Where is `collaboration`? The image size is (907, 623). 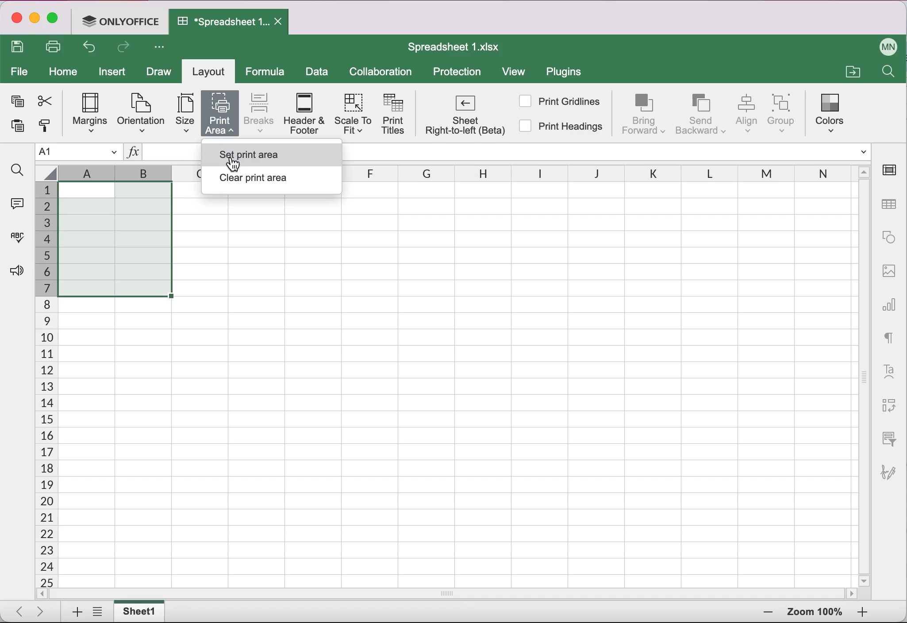
collaboration is located at coordinates (384, 72).